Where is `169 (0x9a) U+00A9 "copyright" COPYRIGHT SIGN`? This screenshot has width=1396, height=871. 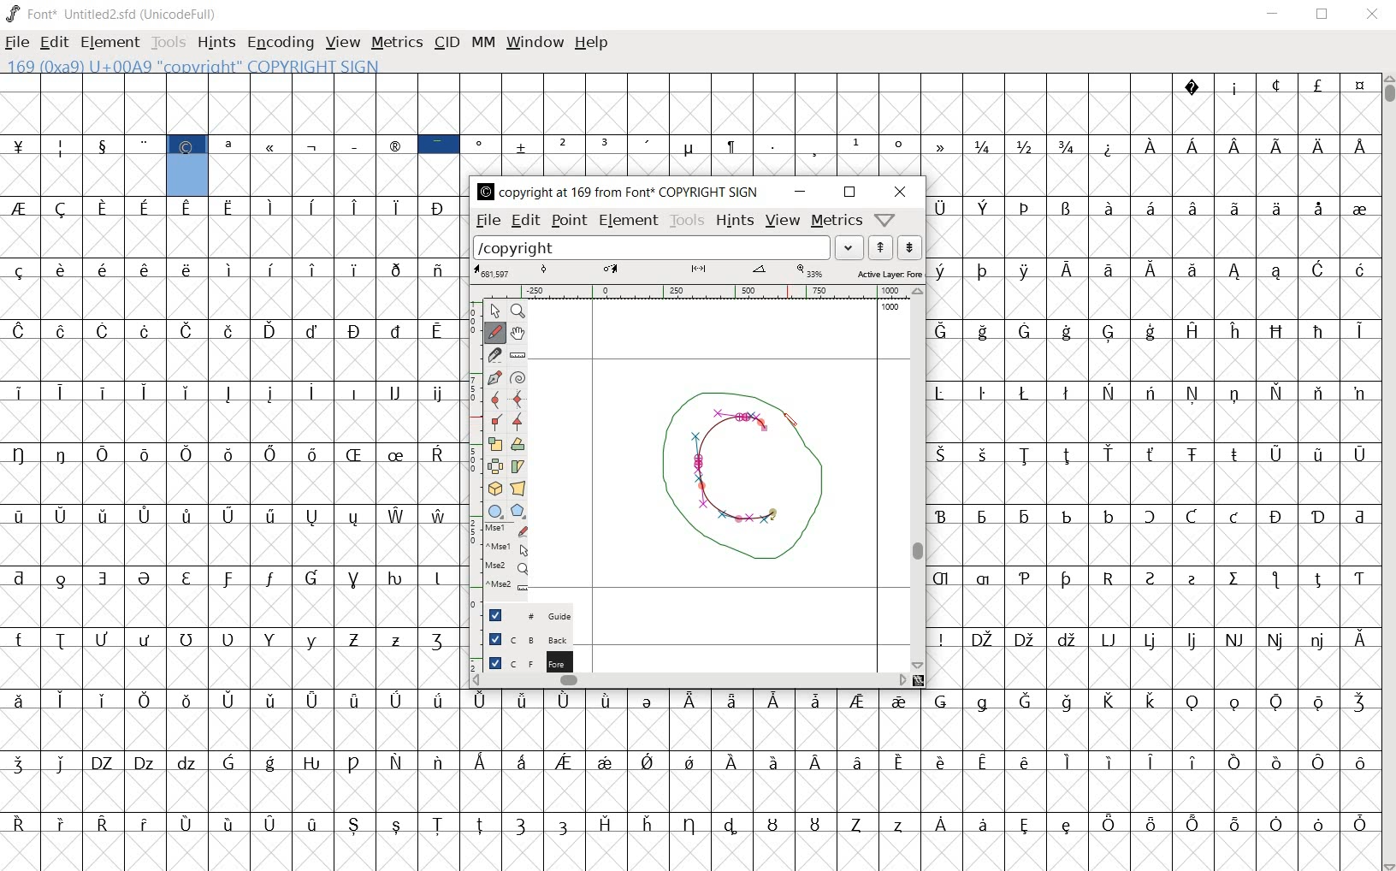 169 (0x9a) U+00A9 "copyright" COPYRIGHT SIGN is located at coordinates (200, 65).